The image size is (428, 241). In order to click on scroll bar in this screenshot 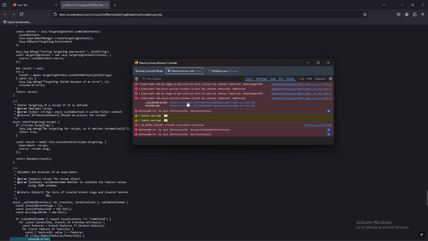, I will do `click(428, 198)`.